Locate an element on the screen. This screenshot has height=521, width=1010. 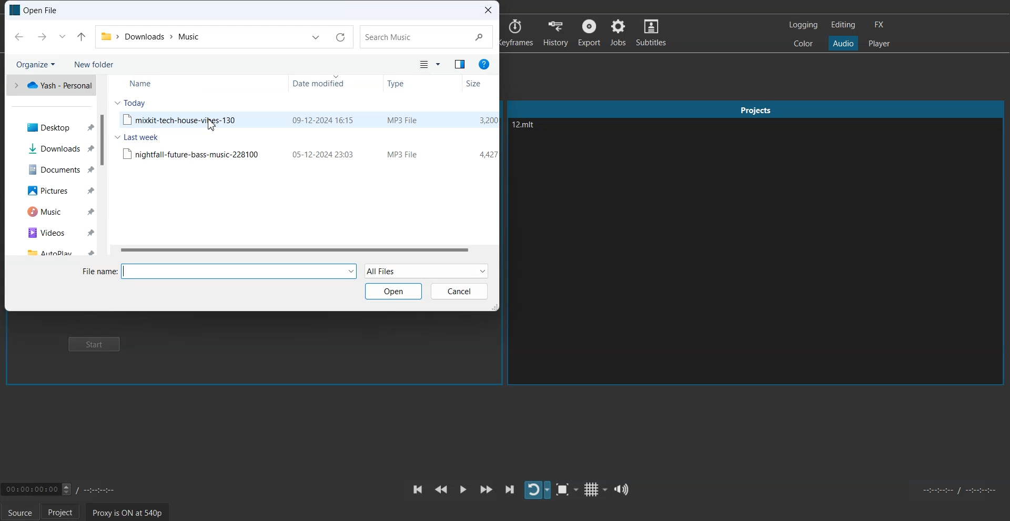
Horizontal Scroll Bar is located at coordinates (303, 251).